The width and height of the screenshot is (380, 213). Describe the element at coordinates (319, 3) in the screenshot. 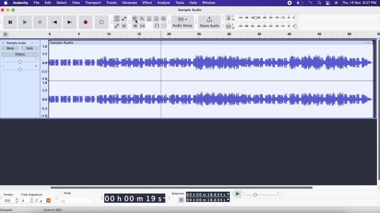

I see `search` at that location.